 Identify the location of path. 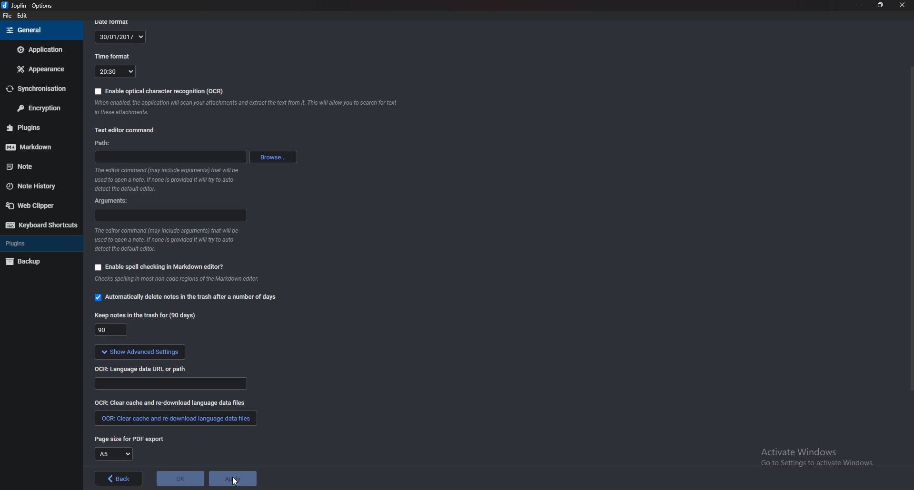
(170, 158).